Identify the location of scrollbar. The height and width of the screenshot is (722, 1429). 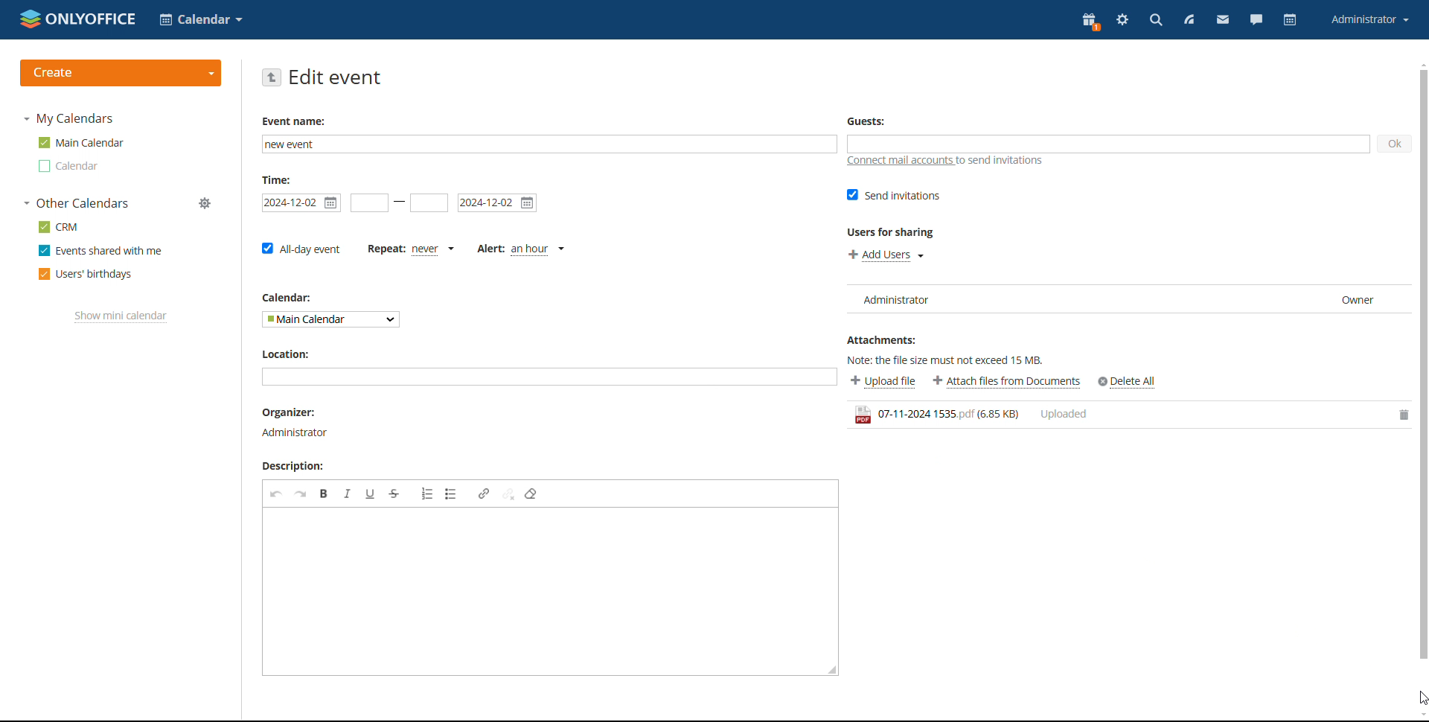
(1423, 365).